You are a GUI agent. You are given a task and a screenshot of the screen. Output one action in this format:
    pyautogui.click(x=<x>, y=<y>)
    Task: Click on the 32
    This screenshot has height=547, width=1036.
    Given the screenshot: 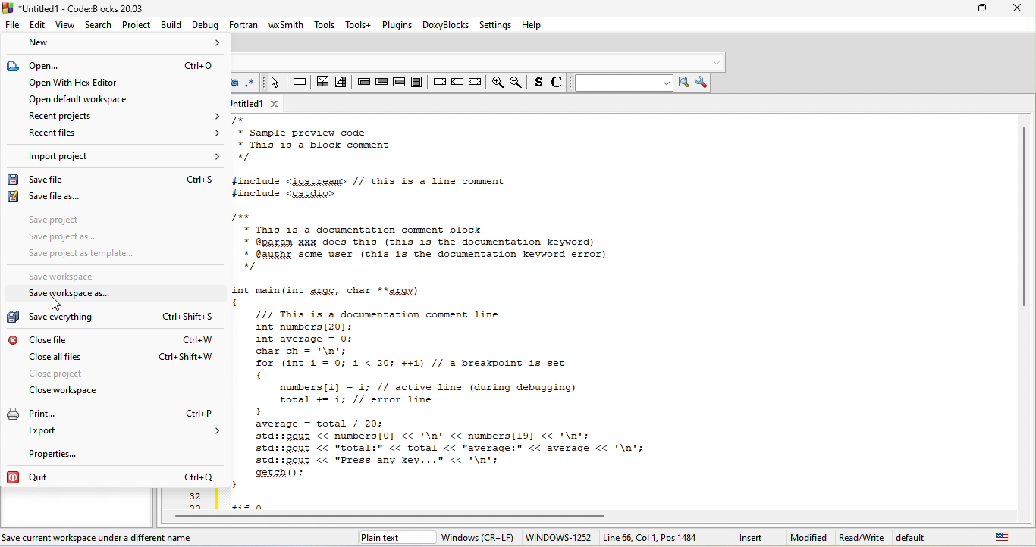 What is the action you would take?
    pyautogui.click(x=193, y=496)
    